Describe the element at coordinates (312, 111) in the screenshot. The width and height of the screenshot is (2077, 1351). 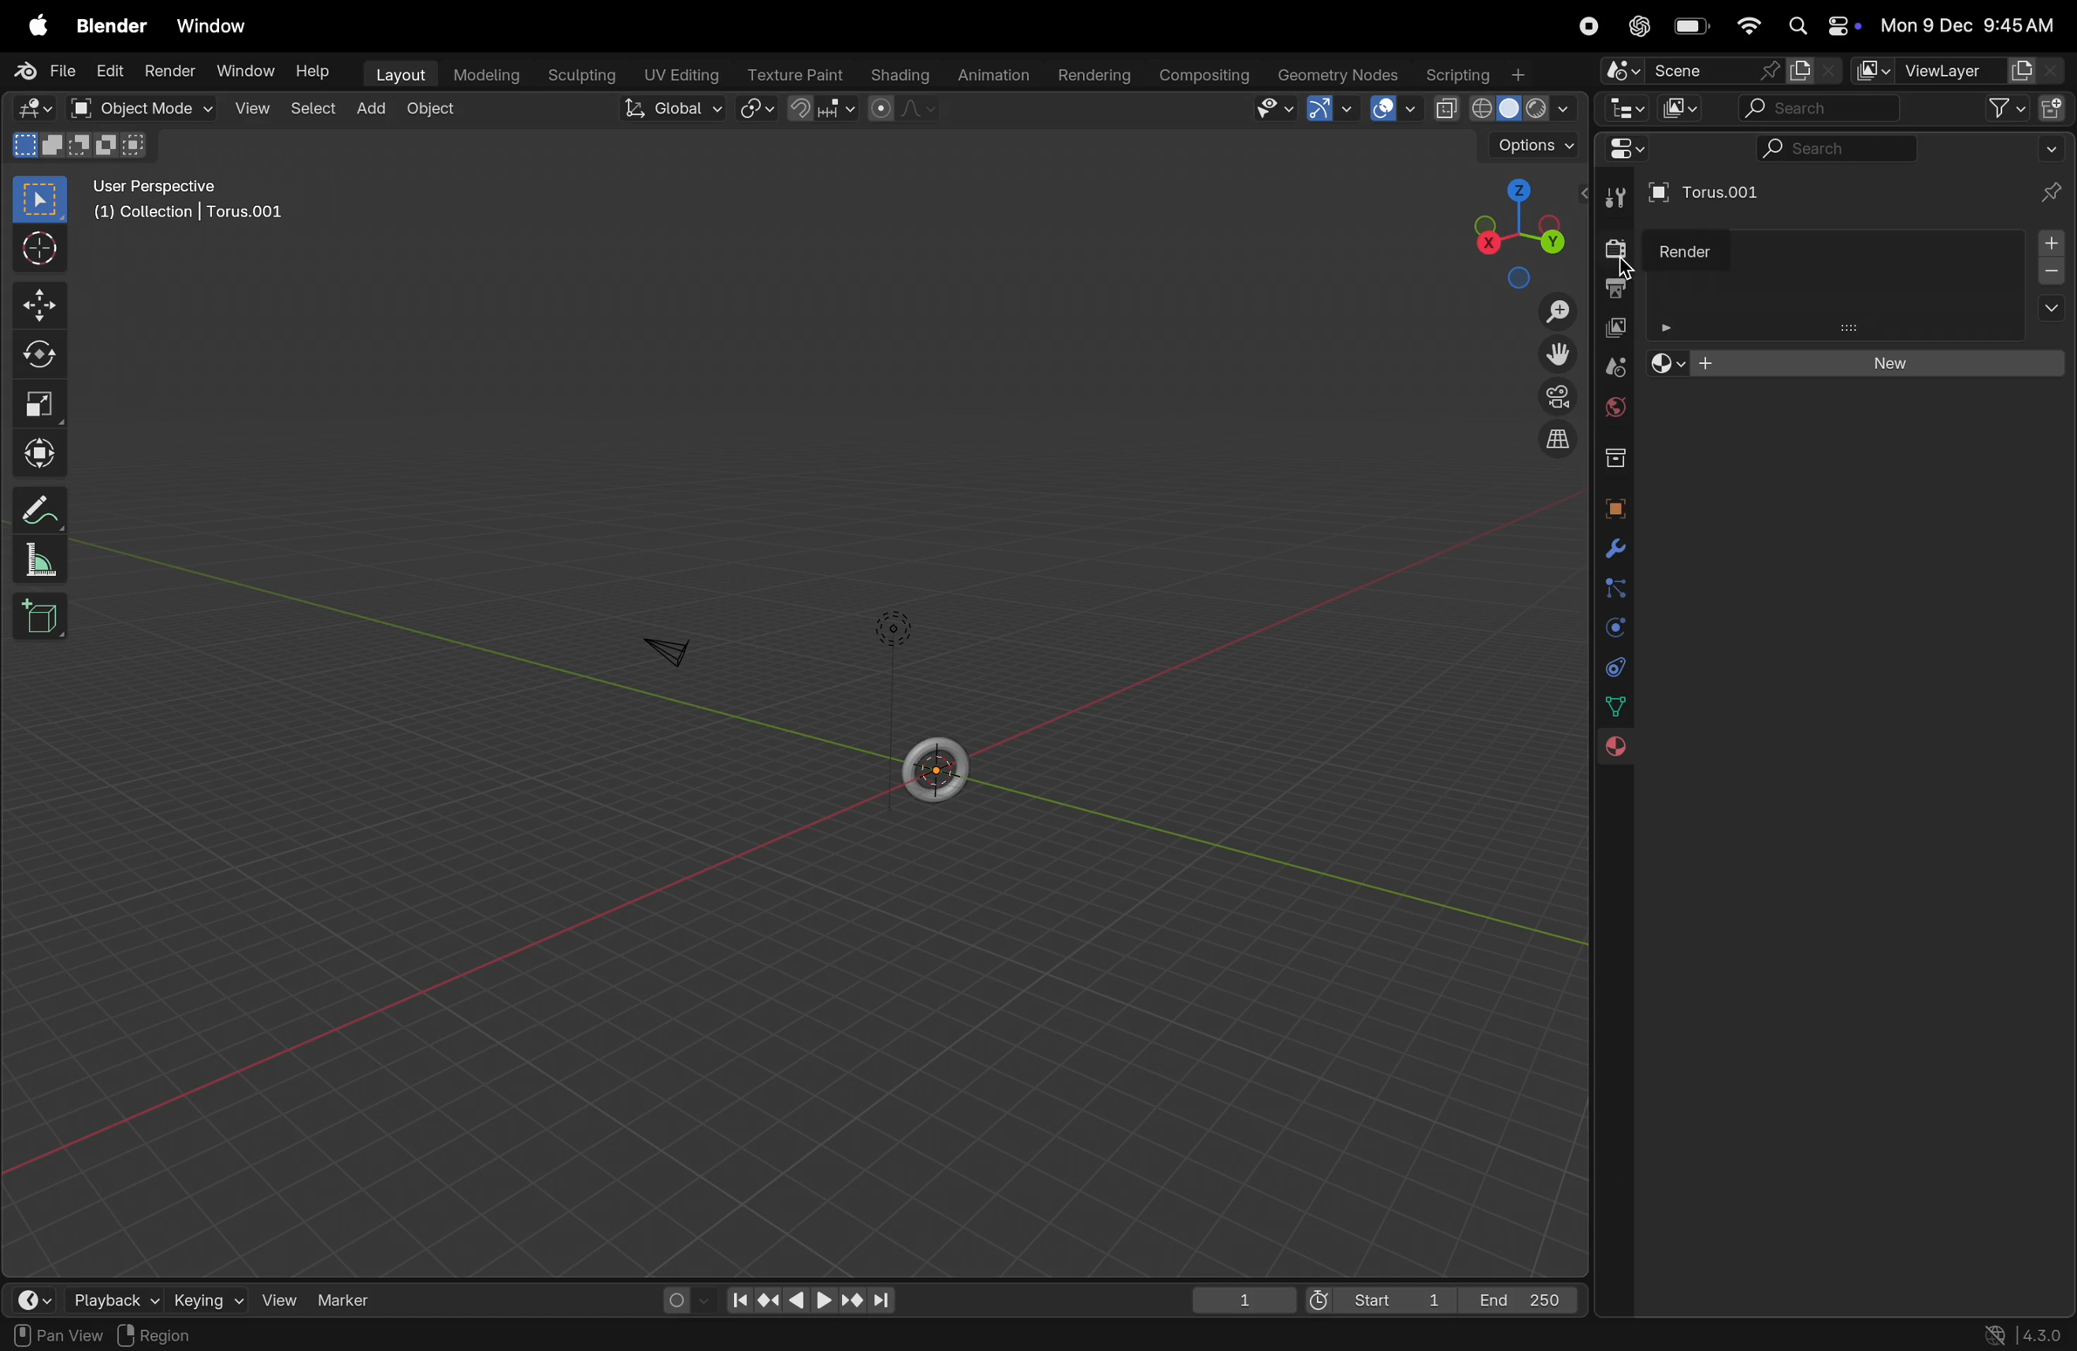
I see `select` at that location.